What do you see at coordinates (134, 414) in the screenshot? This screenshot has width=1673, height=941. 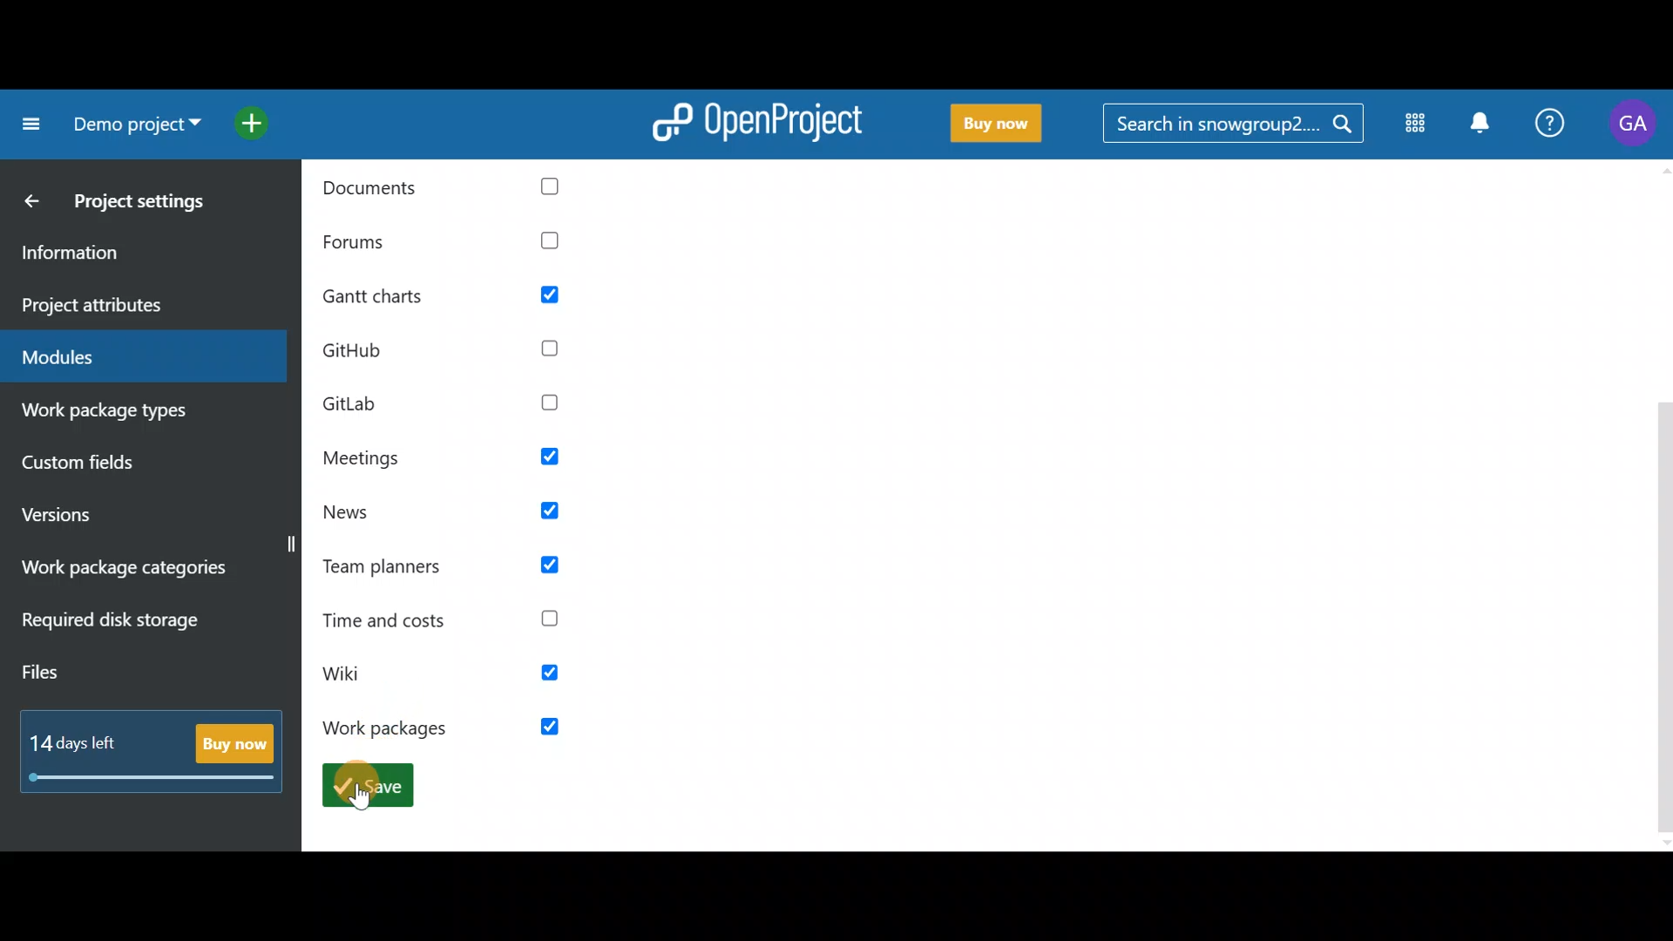 I see `Work package types` at bounding box center [134, 414].